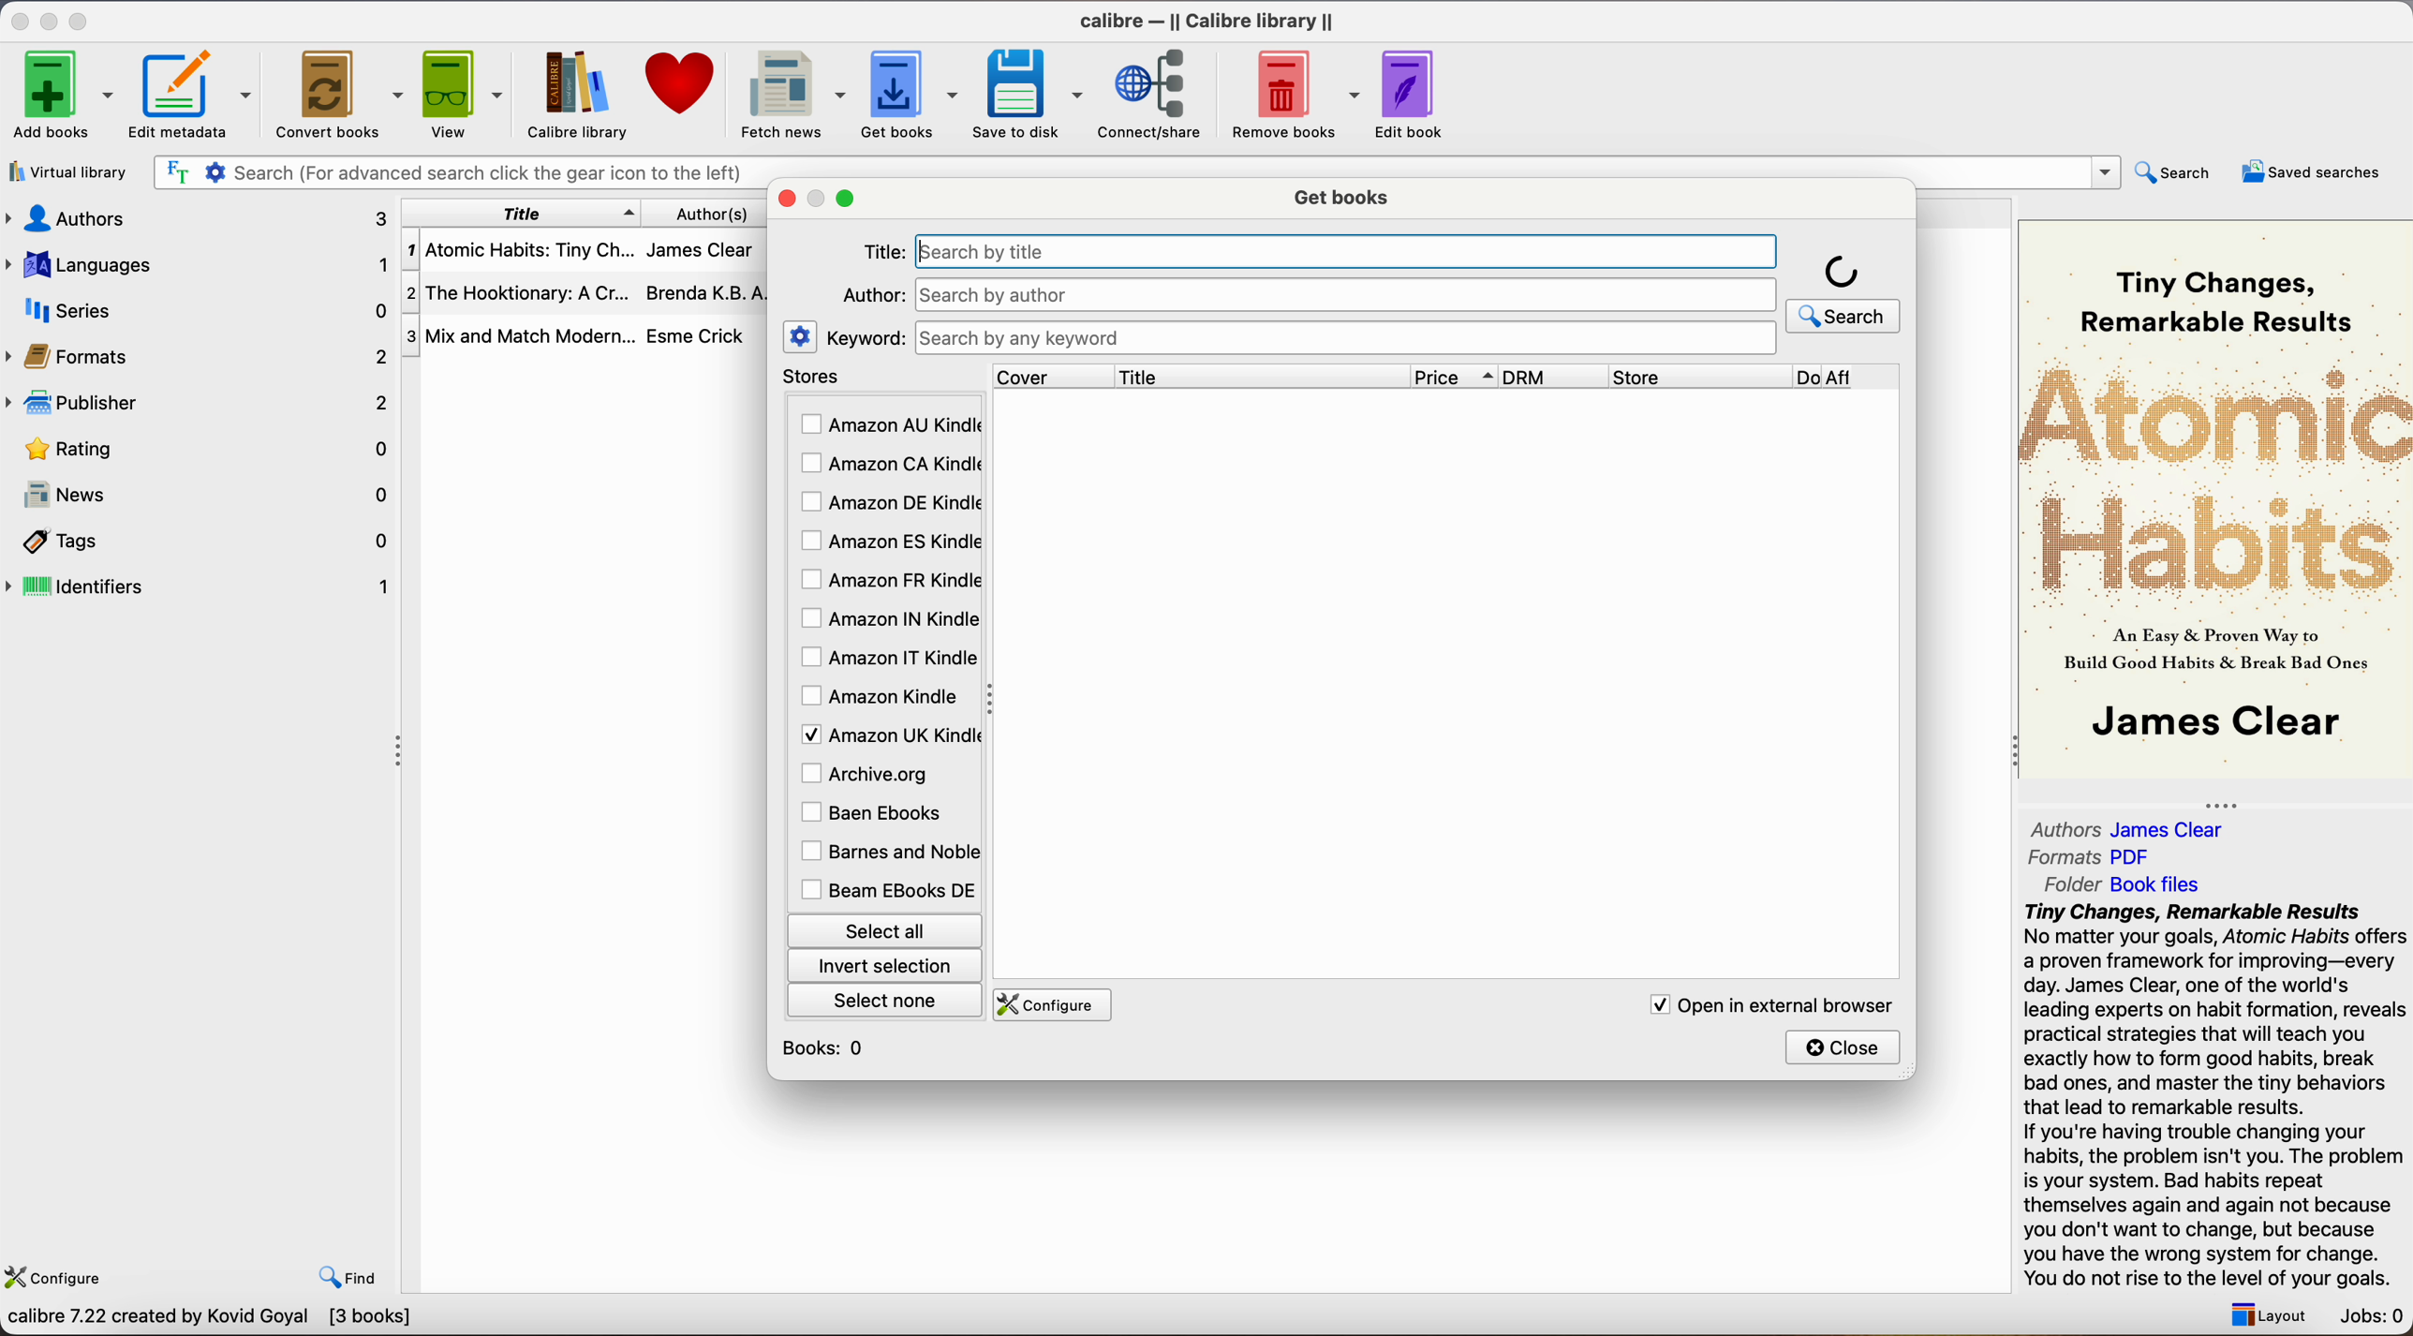 The height and width of the screenshot is (1336, 2413). What do you see at coordinates (342, 97) in the screenshot?
I see `convert books` at bounding box center [342, 97].